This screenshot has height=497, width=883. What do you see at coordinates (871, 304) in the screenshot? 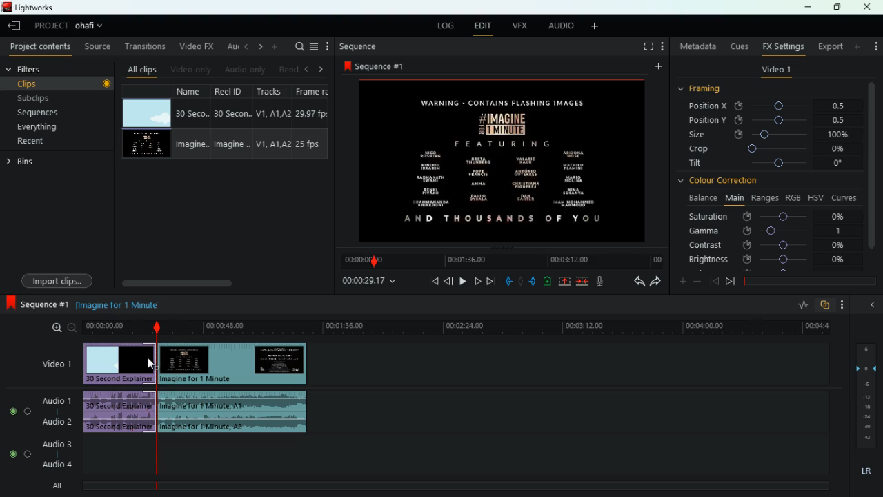
I see `back` at bounding box center [871, 304].